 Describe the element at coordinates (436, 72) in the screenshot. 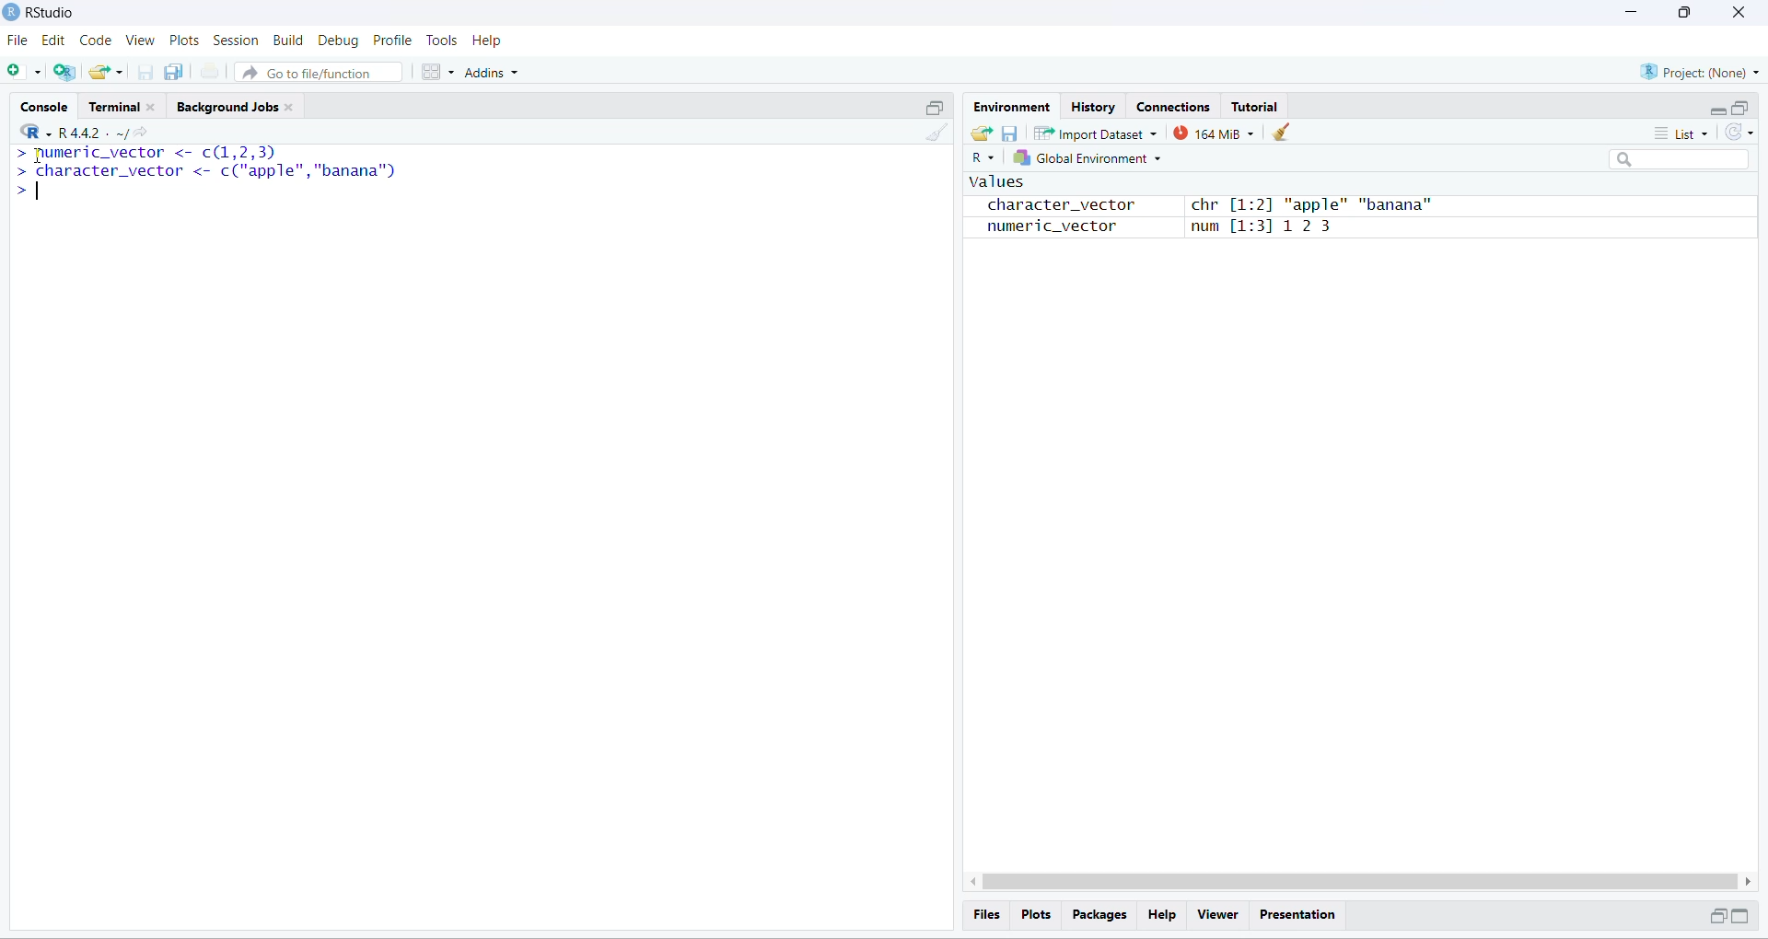

I see `workspace panes` at that location.